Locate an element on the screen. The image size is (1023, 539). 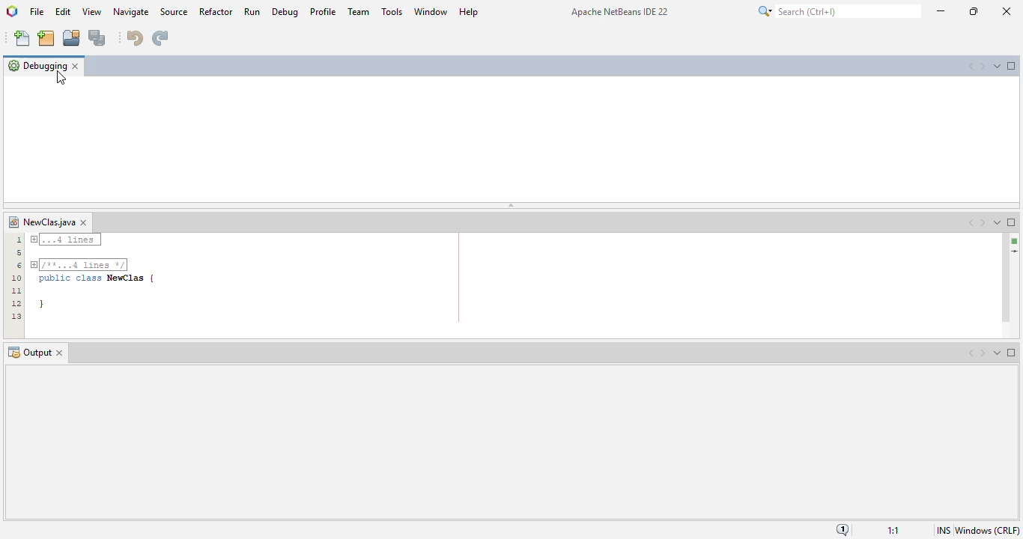
undo is located at coordinates (133, 37).